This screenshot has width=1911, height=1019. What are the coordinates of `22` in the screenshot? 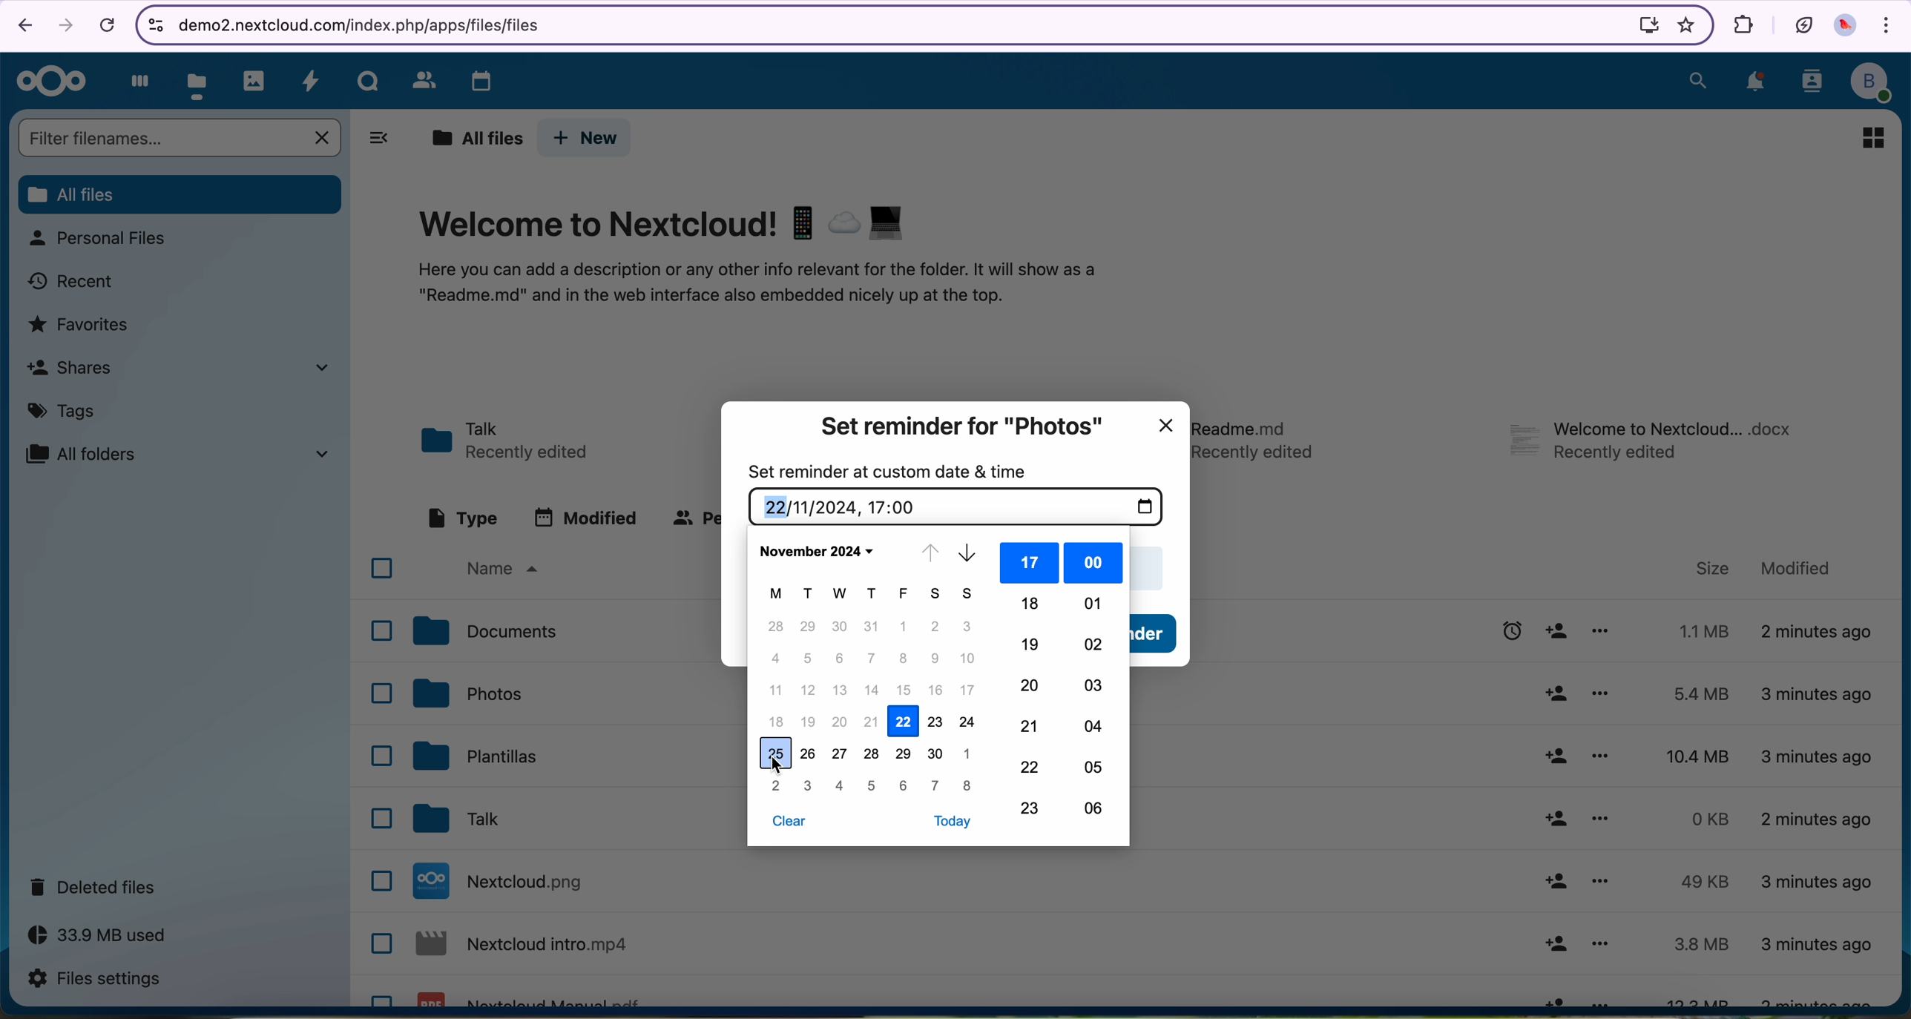 It's located at (1033, 767).